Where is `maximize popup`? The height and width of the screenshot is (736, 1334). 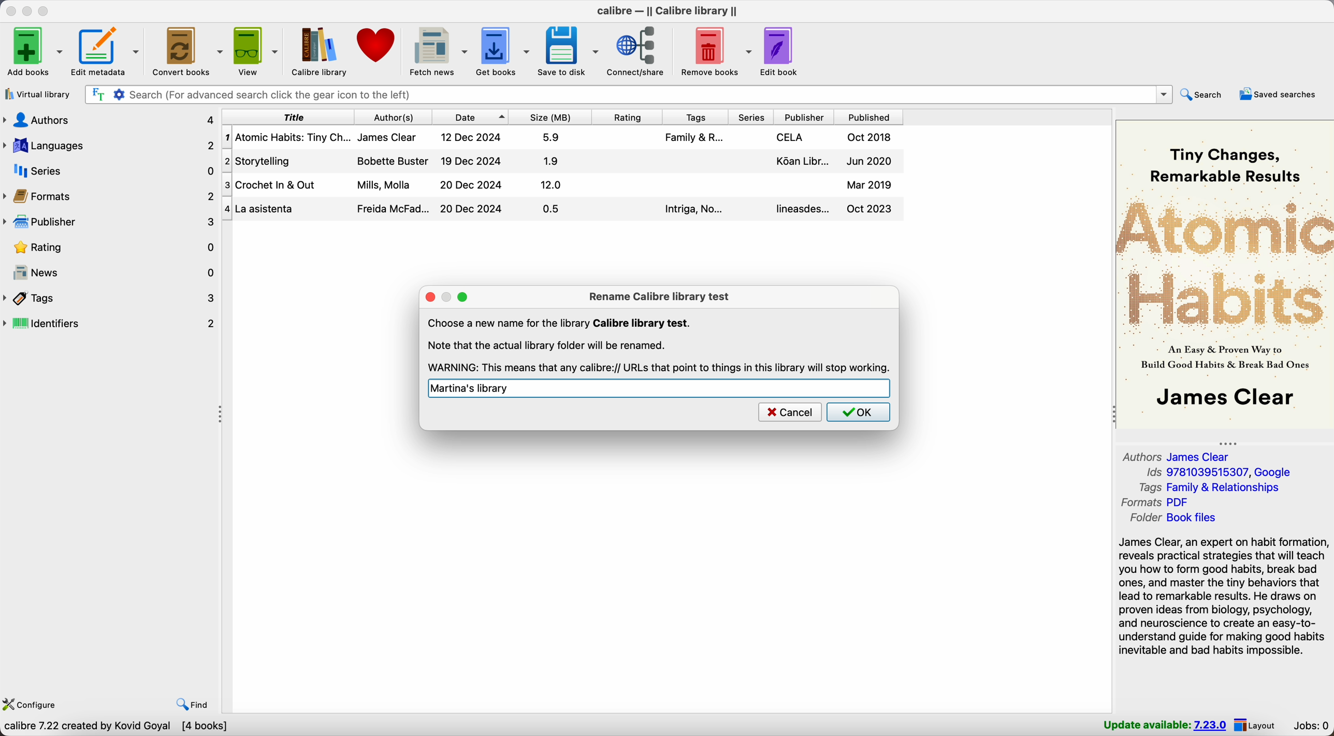 maximize popup is located at coordinates (467, 296).